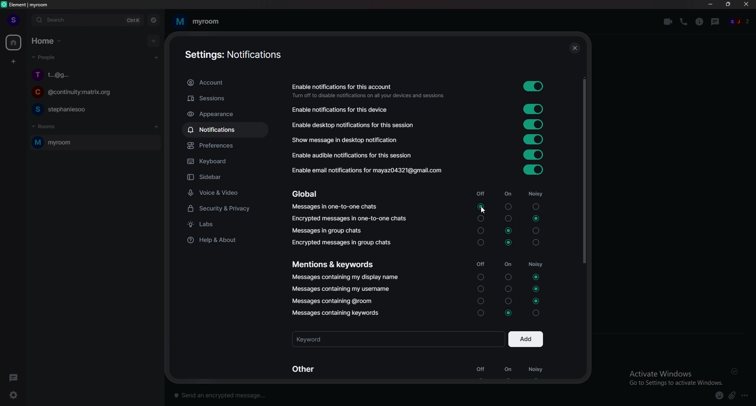 The height and width of the screenshot is (406, 756). Describe the element at coordinates (333, 264) in the screenshot. I see `mentions and keywords` at that location.